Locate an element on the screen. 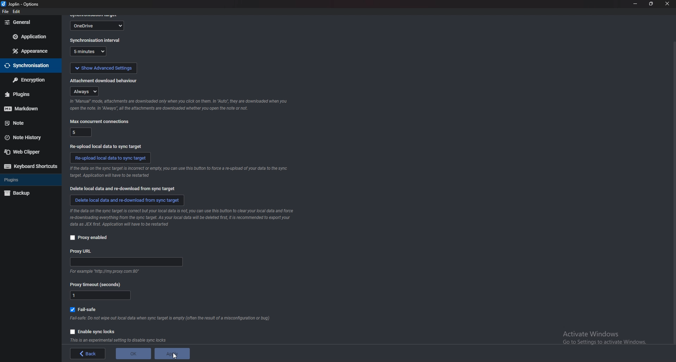  show advanced settings is located at coordinates (103, 67).